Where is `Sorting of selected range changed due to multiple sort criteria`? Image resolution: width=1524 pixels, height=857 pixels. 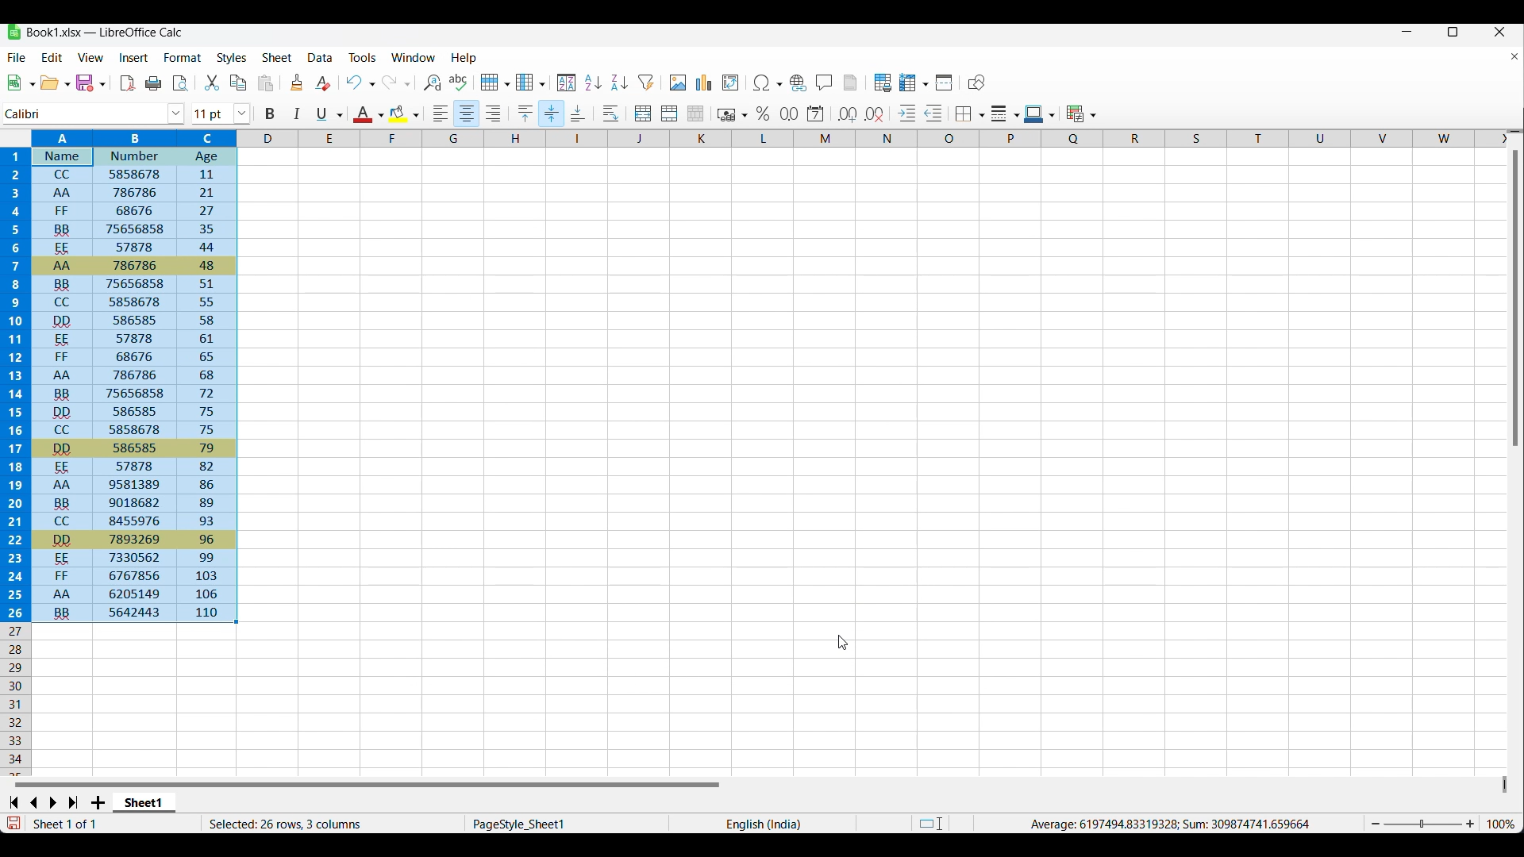 Sorting of selected range changed due to multiple sort criteria is located at coordinates (125, 375).